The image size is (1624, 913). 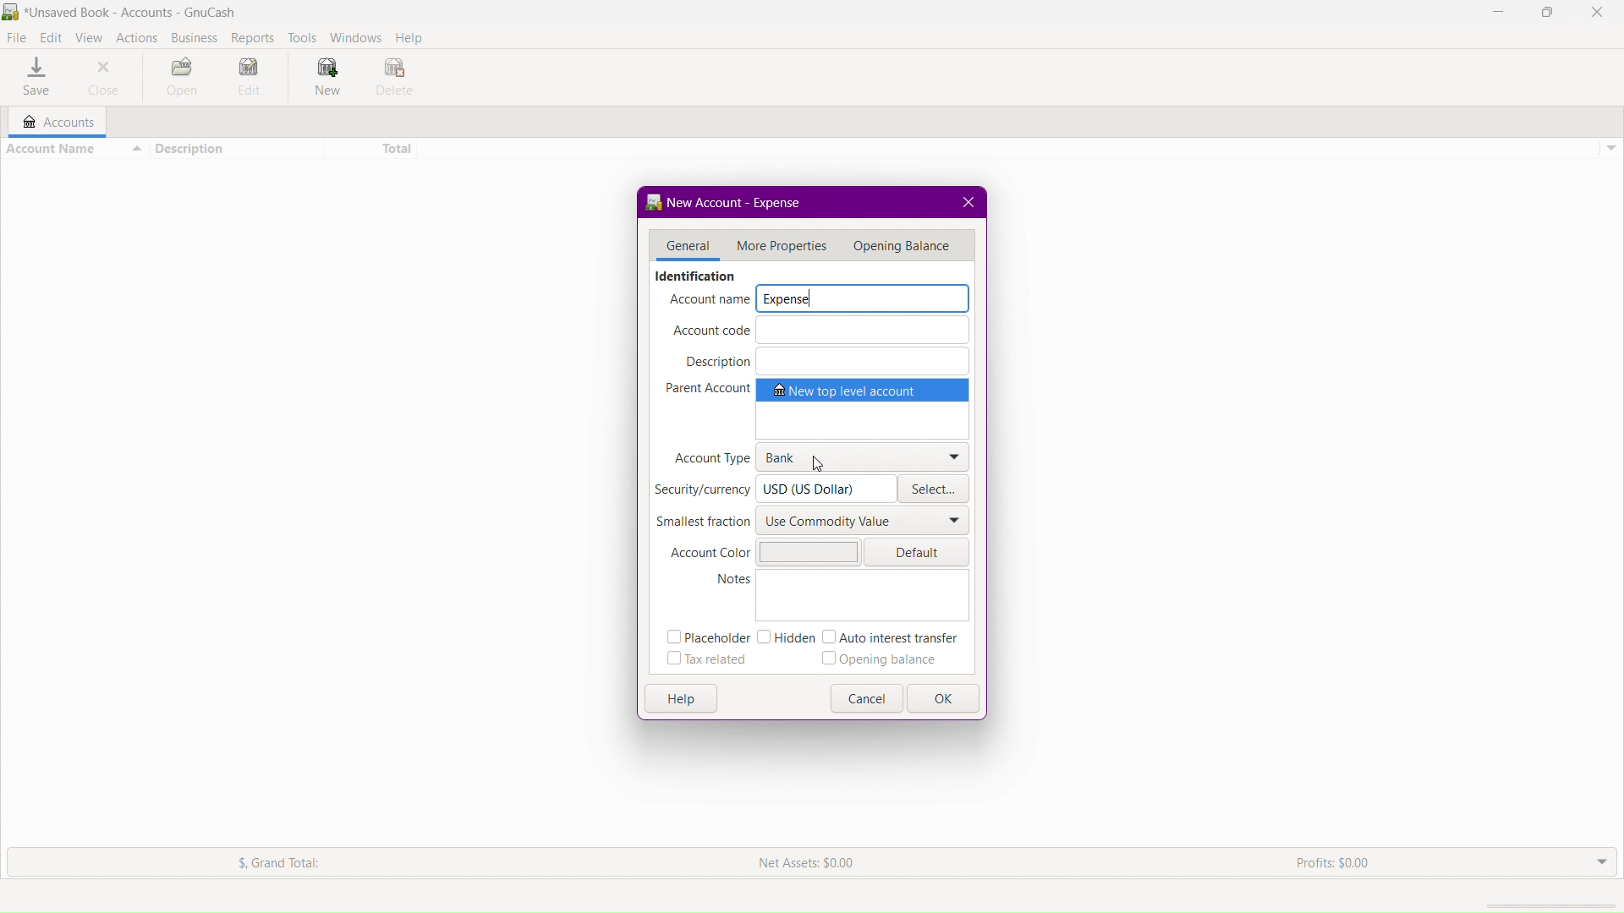 I want to click on Accounts, so click(x=52, y=122).